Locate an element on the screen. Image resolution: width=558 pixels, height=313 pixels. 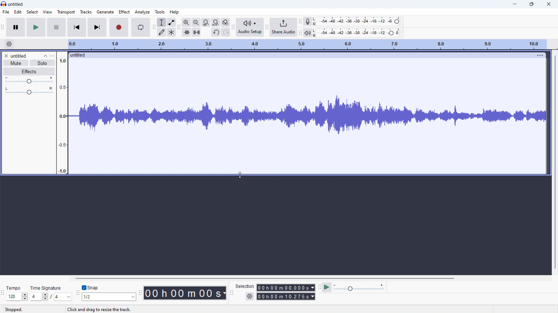
click to move is located at coordinates (300, 55).